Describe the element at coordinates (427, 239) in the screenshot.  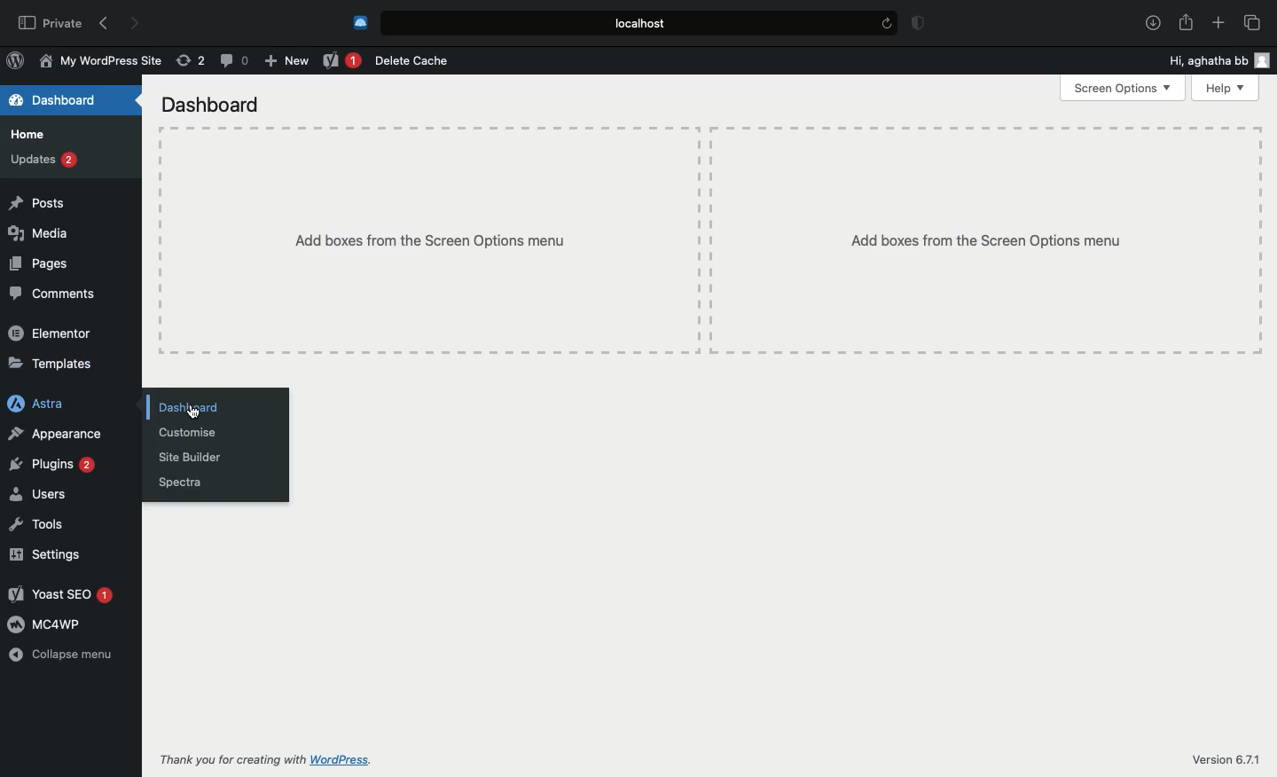
I see `Add boxes from the screen options menu` at that location.